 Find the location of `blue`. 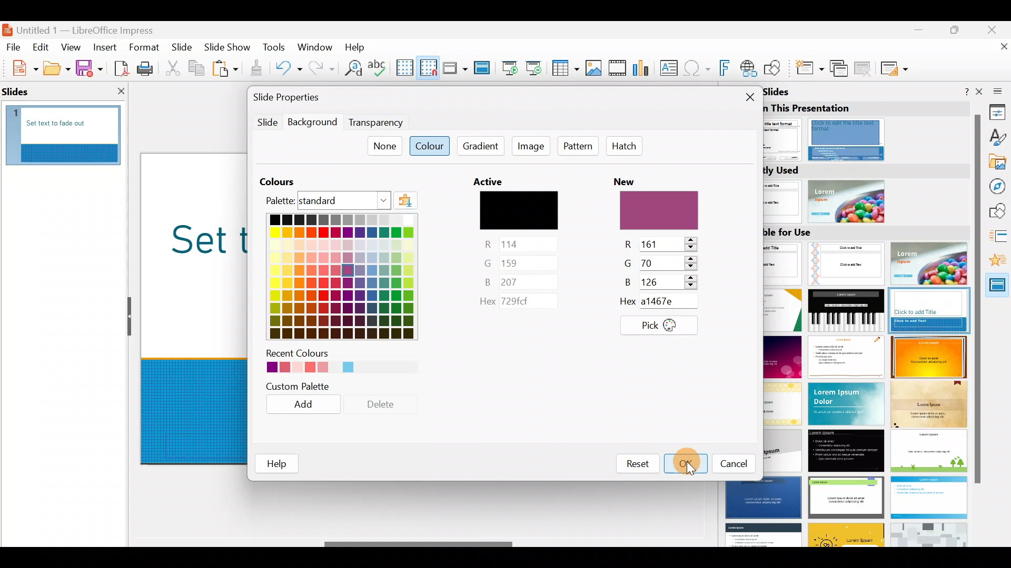

blue is located at coordinates (662, 282).